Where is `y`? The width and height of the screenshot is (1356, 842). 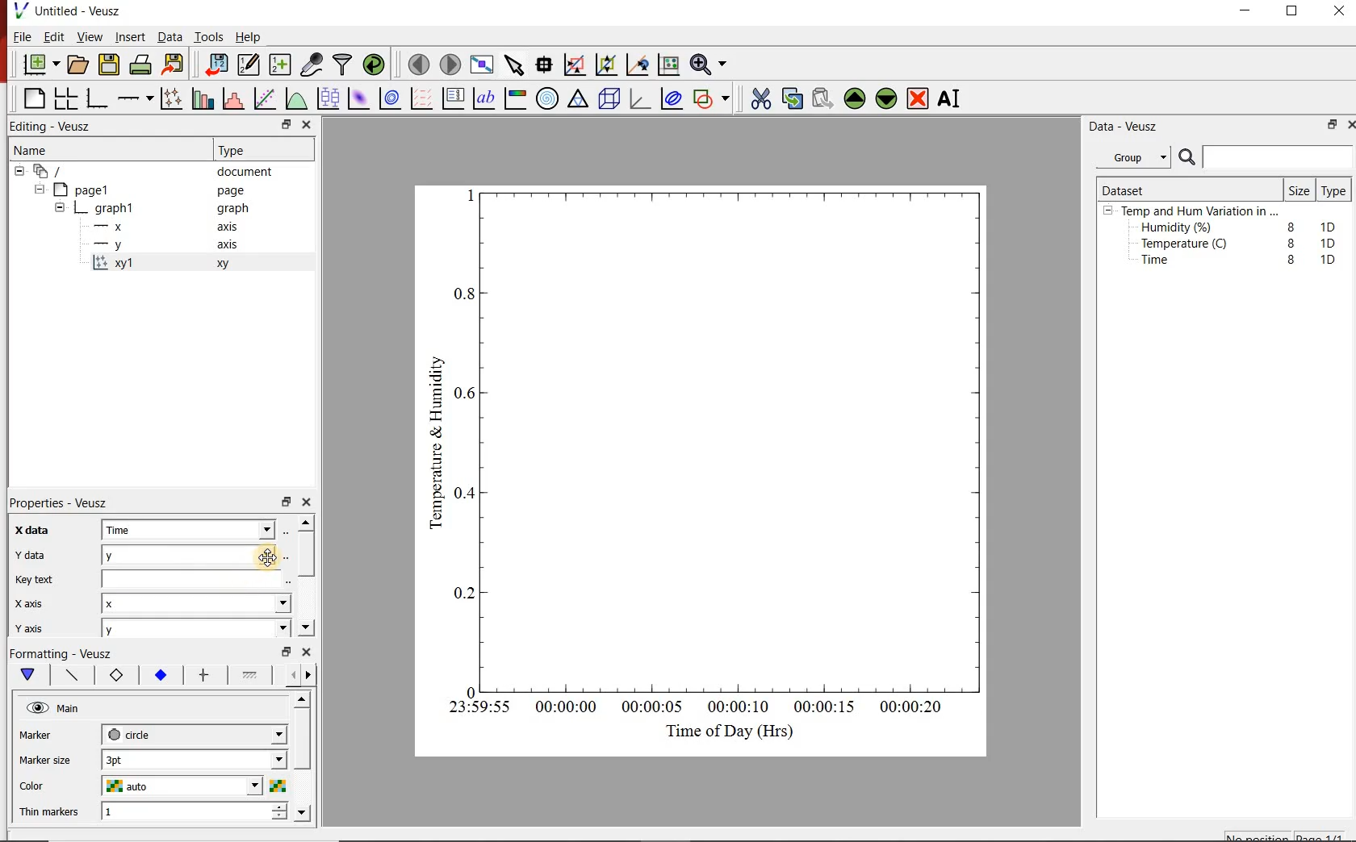 y is located at coordinates (132, 631).